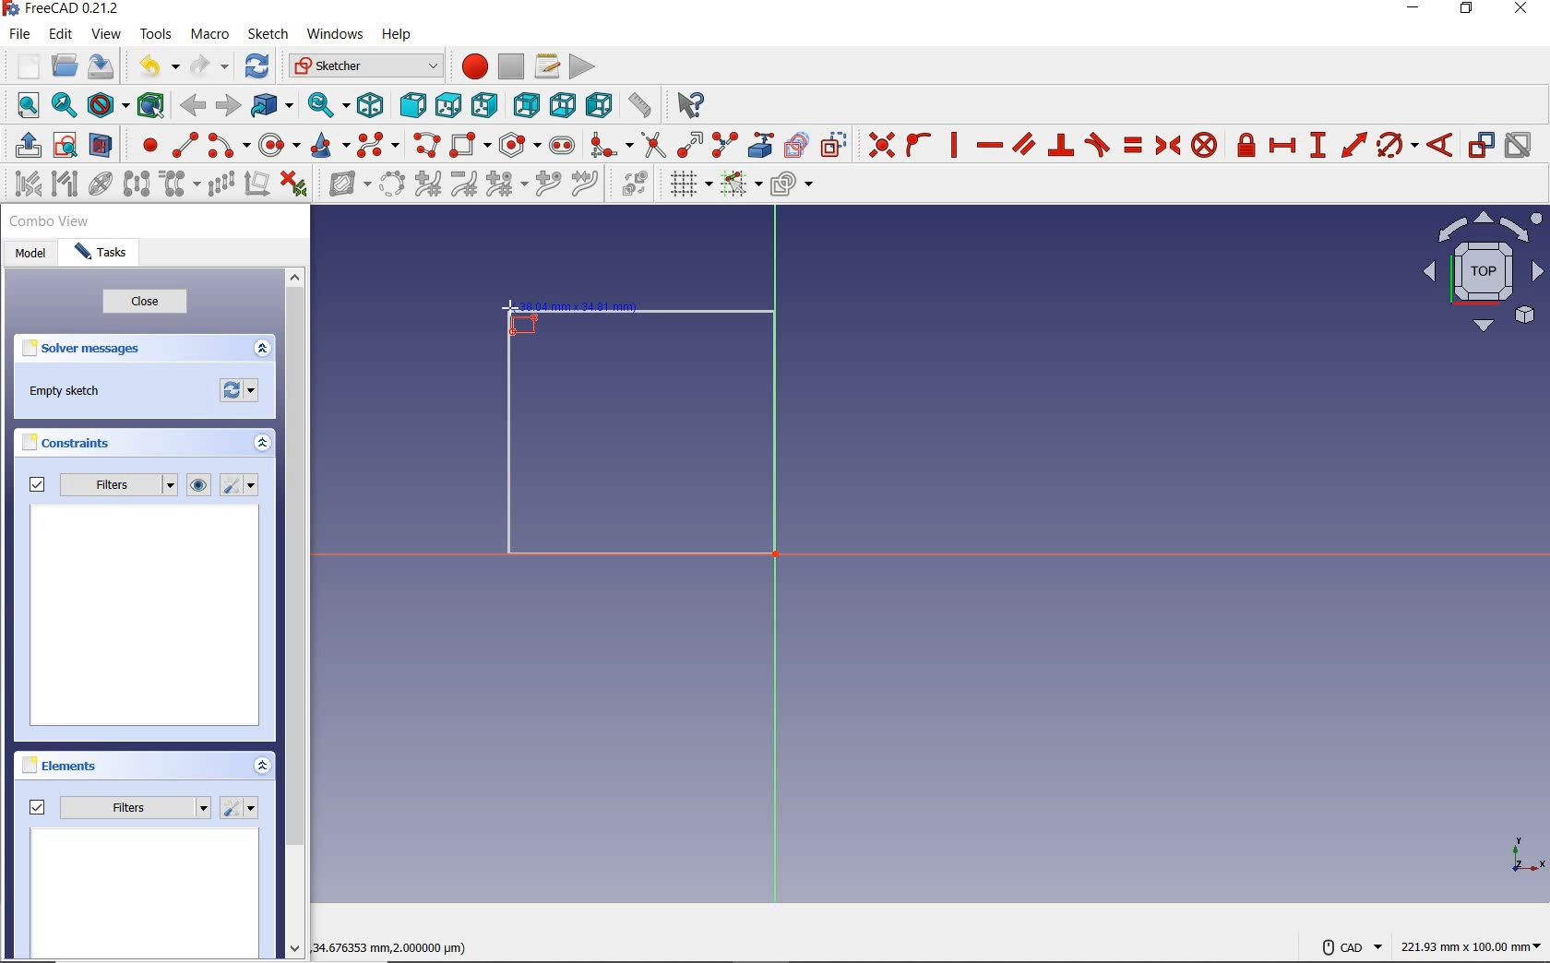 Image resolution: width=1550 pixels, height=963 pixels. What do you see at coordinates (241, 808) in the screenshot?
I see `settings` at bounding box center [241, 808].